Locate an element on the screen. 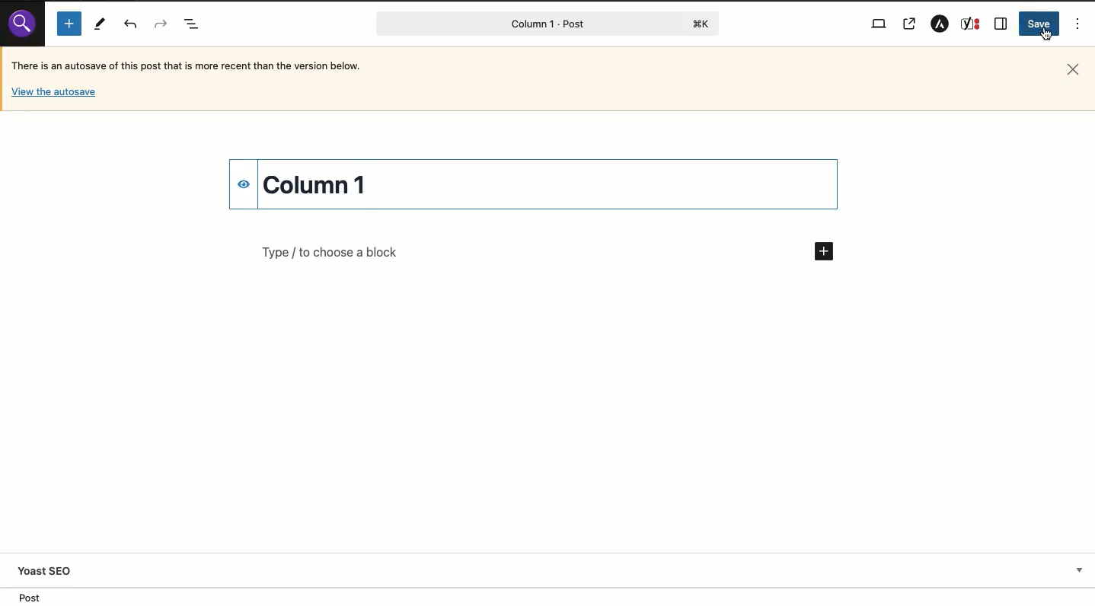 The image size is (1095, 606). Add new block is located at coordinates (69, 24).